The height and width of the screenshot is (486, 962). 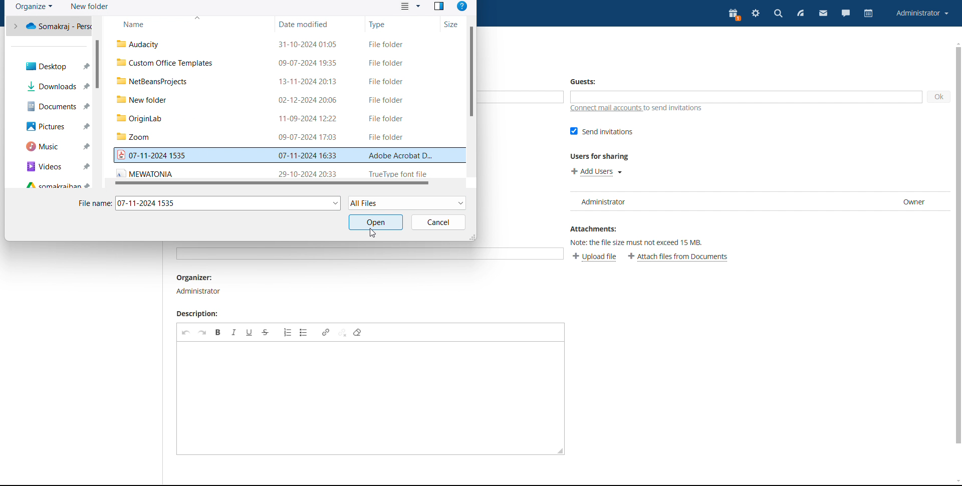 I want to click on remove format, so click(x=357, y=333).